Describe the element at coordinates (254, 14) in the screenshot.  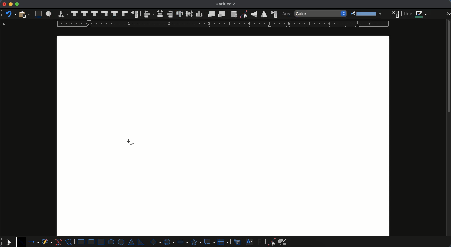
I see `flip vertically` at that location.